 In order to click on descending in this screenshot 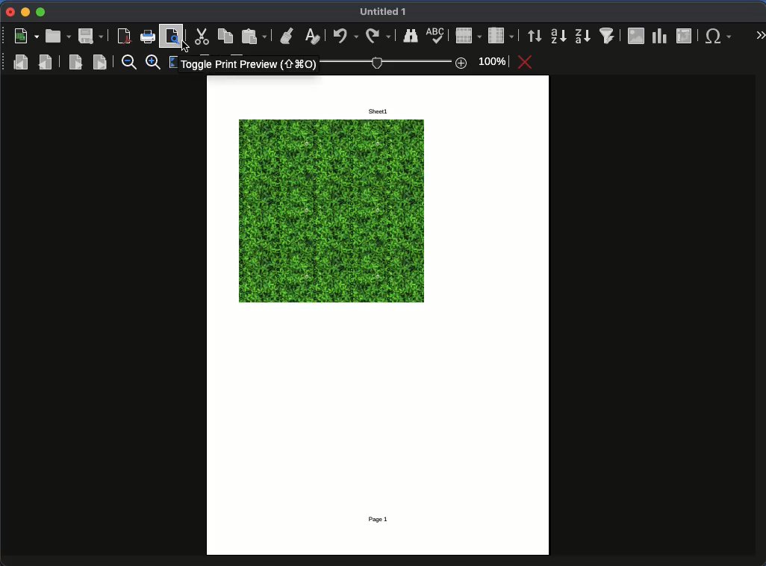, I will do `click(582, 36)`.